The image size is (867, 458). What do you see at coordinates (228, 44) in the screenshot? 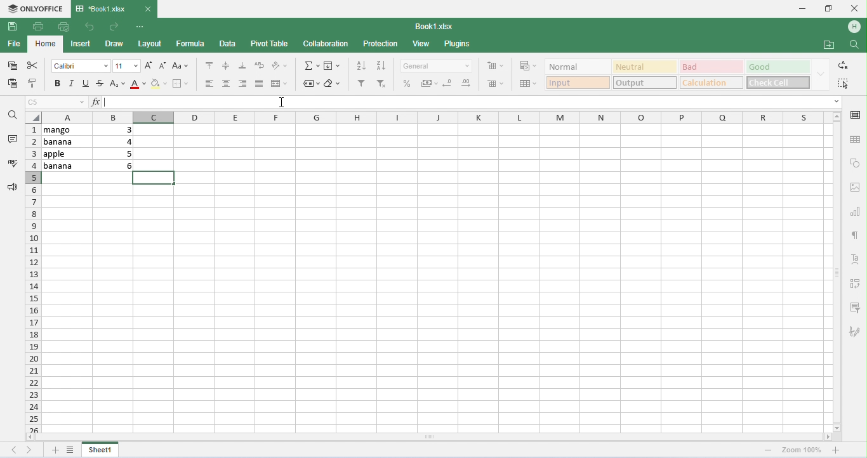
I see `data` at bounding box center [228, 44].